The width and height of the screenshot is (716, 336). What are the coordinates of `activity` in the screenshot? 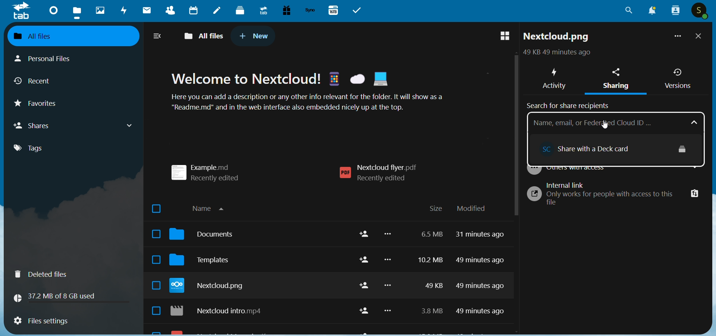 It's located at (553, 77).